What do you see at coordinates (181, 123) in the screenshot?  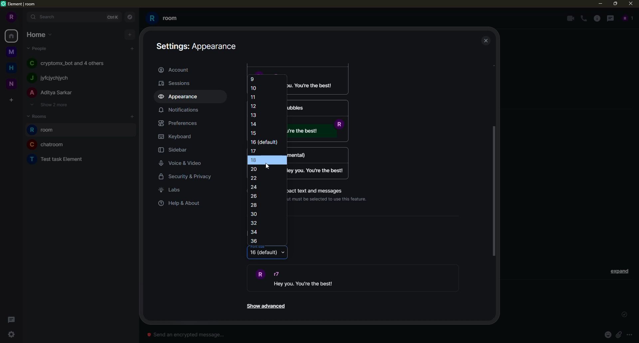 I see `preferences` at bounding box center [181, 123].